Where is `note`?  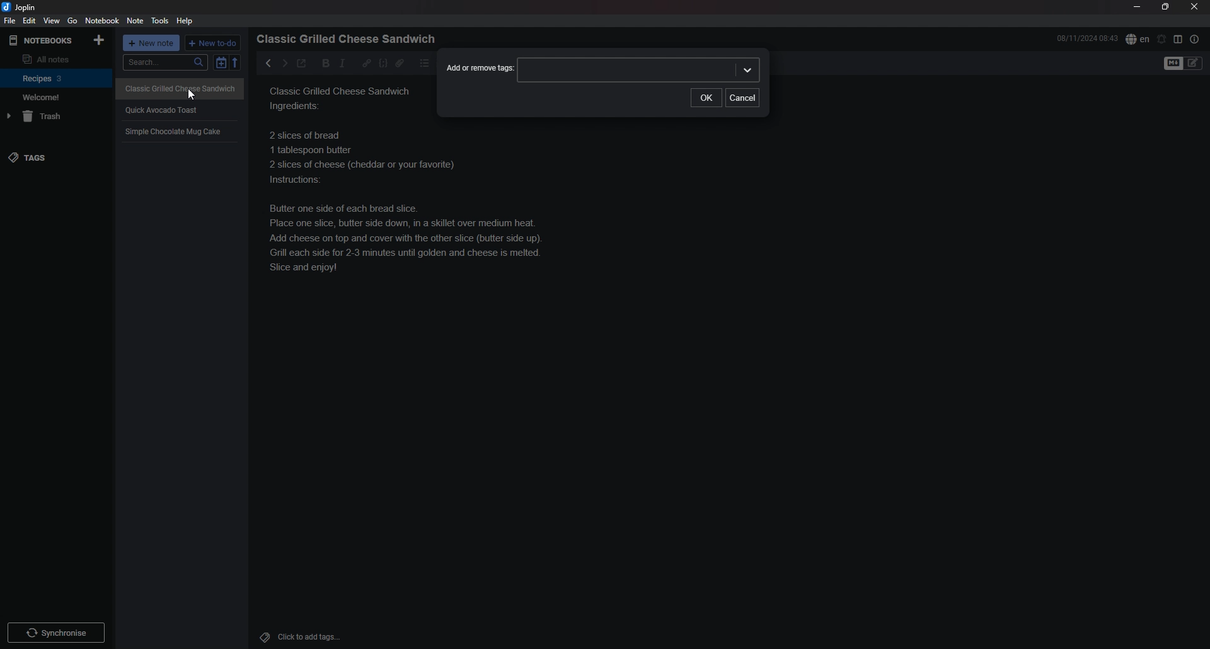
note is located at coordinates (134, 21).